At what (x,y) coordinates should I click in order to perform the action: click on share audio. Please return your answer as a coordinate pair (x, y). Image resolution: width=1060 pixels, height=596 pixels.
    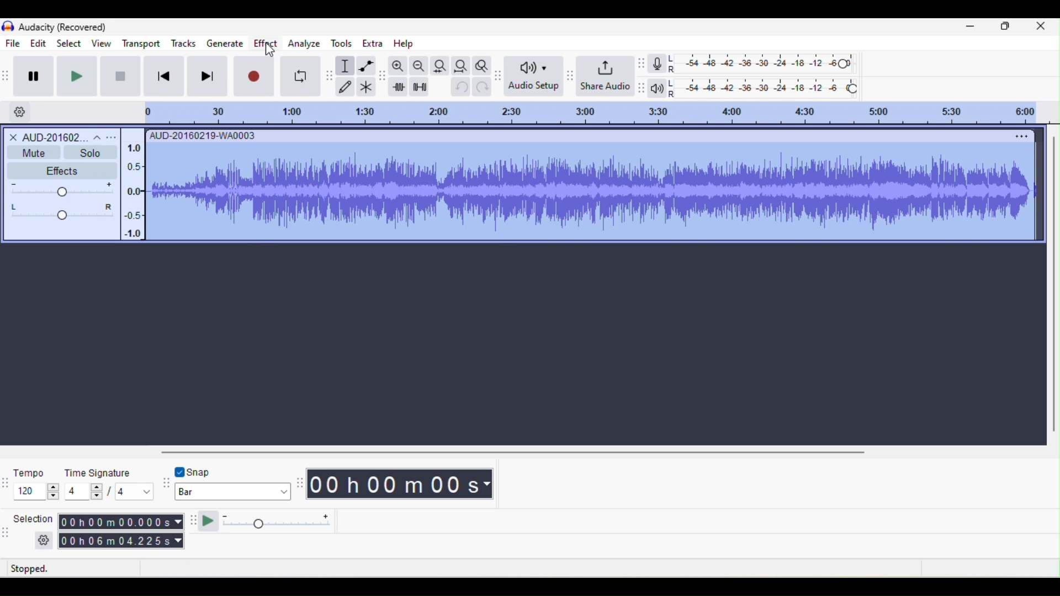
    Looking at the image, I should click on (606, 74).